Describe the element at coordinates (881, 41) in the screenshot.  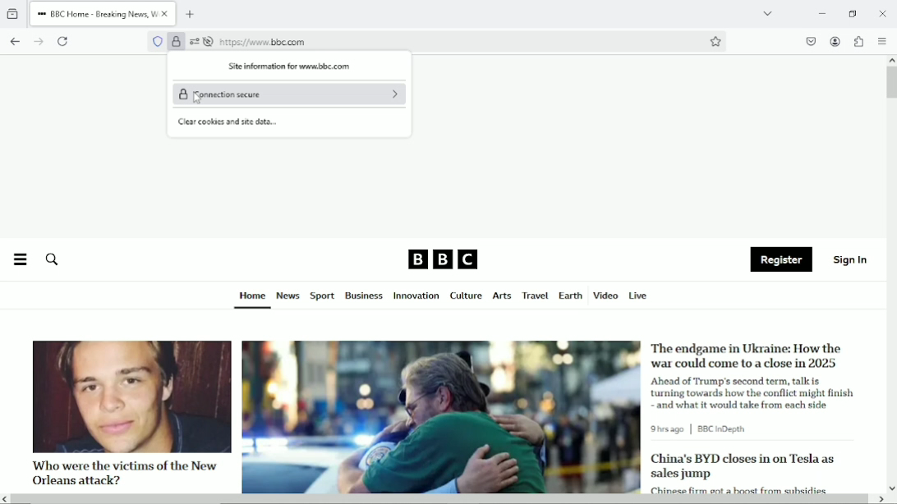
I see `open application menu` at that location.